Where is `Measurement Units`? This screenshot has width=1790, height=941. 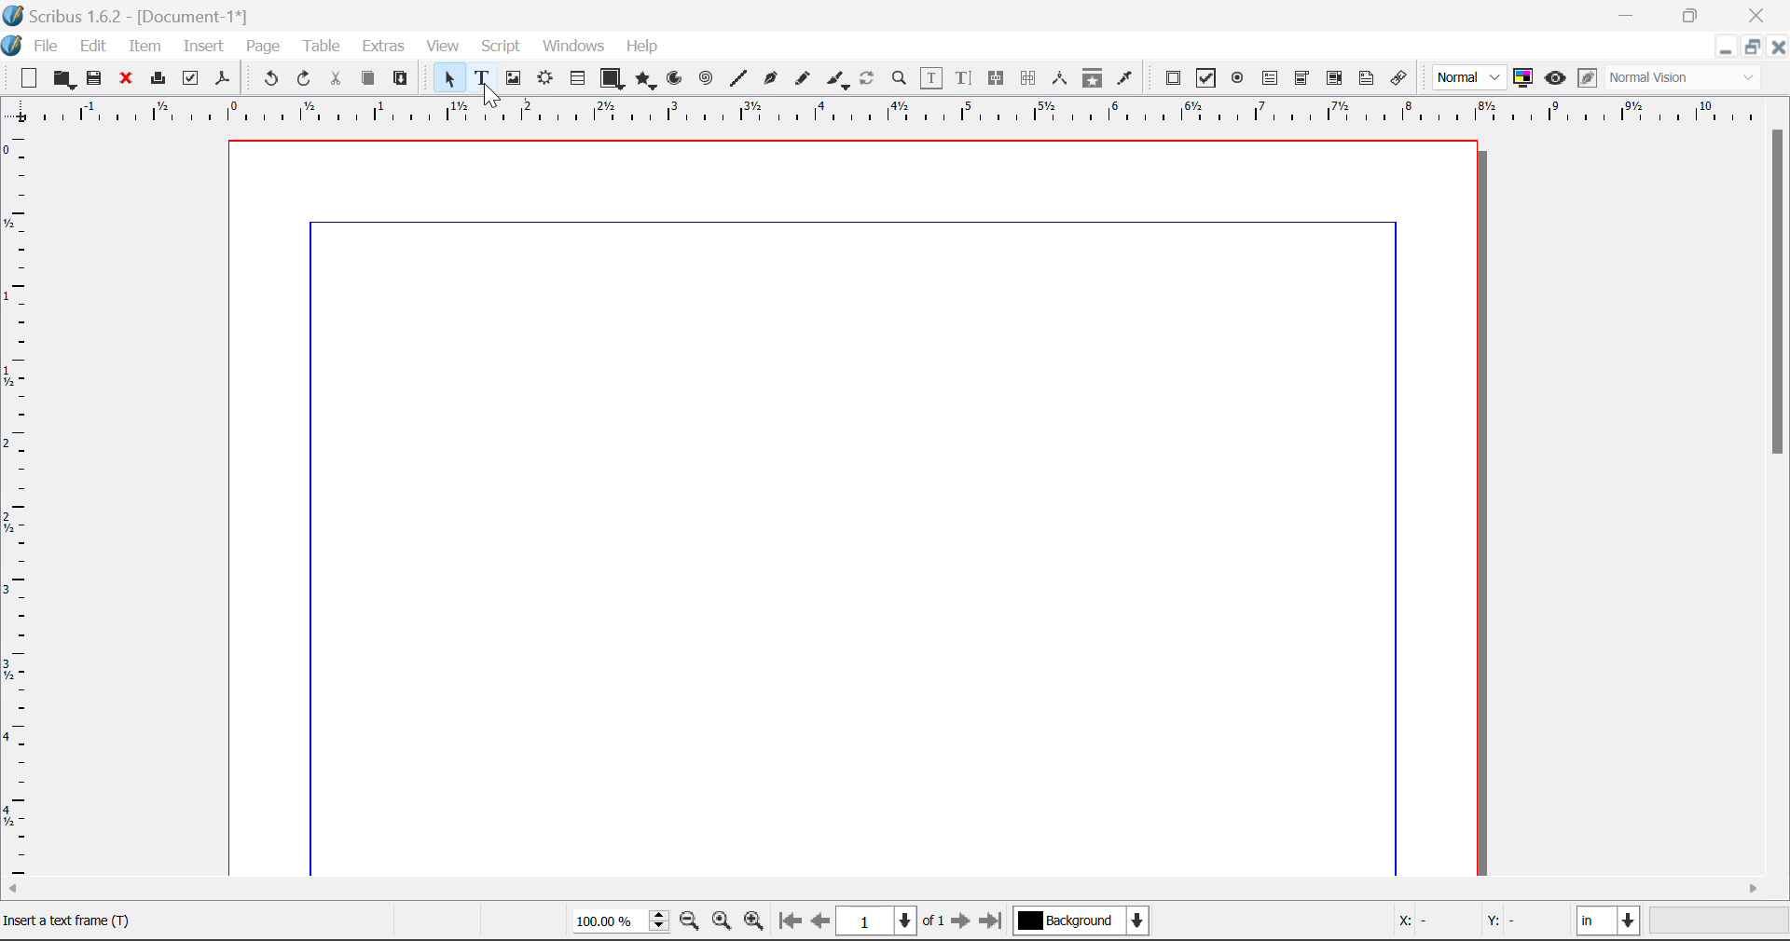
Measurement Units is located at coordinates (1610, 923).